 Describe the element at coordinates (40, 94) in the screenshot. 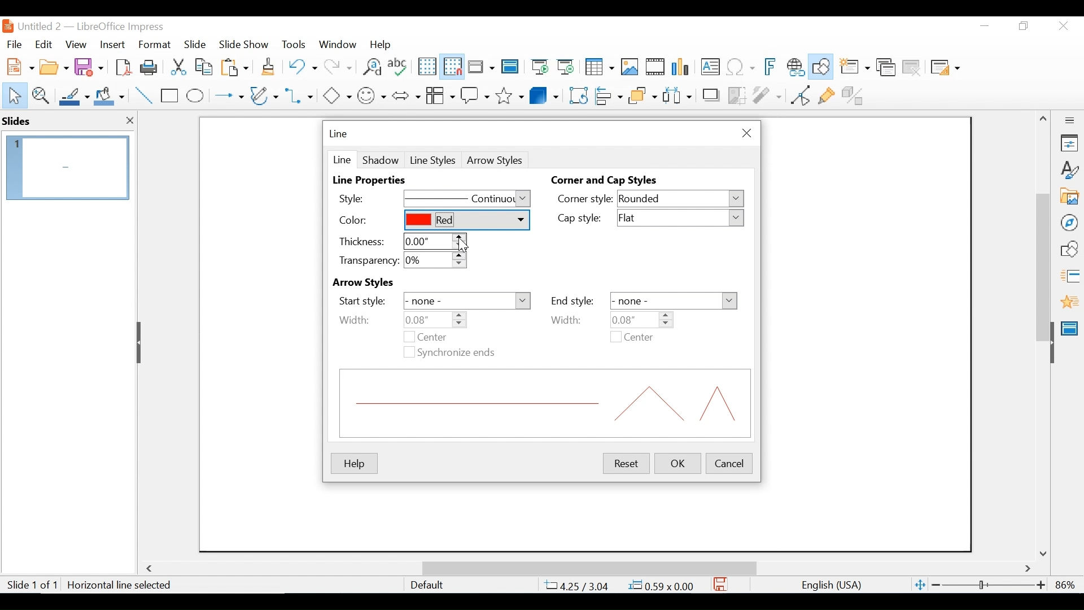

I see `Zoom & Pan` at that location.